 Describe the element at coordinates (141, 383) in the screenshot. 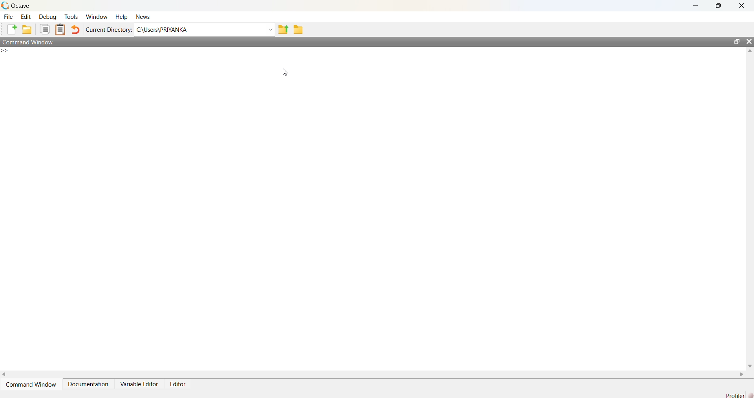

I see `Variable Editor` at that location.